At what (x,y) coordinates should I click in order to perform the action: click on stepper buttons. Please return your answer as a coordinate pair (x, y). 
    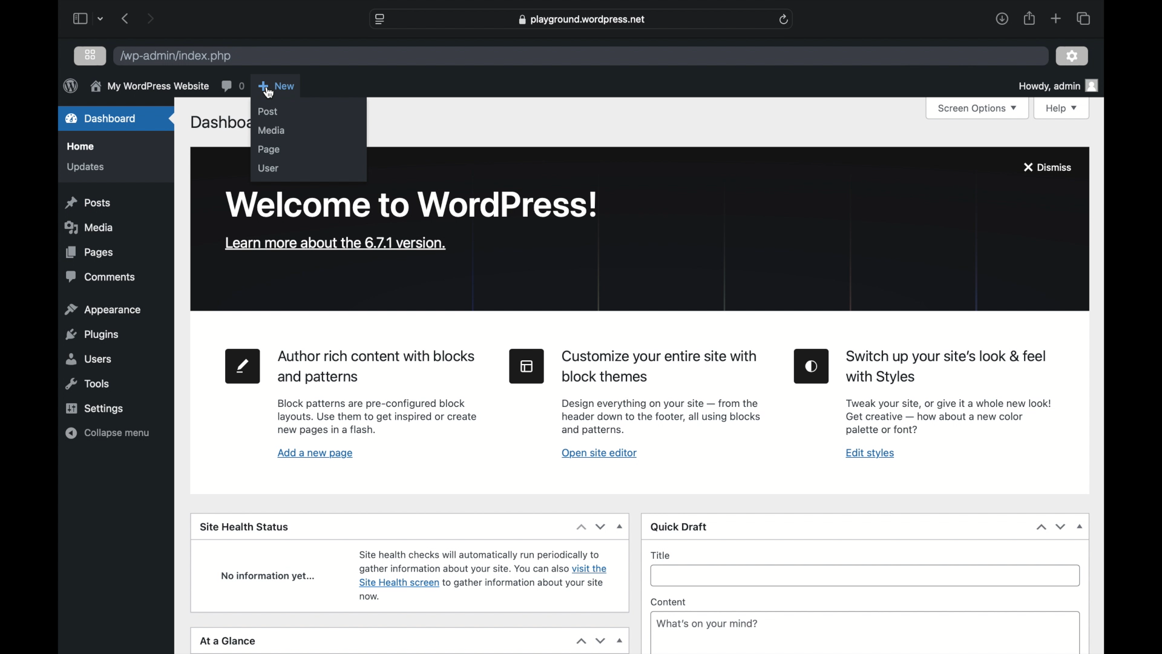
    Looking at the image, I should click on (1052, 527).